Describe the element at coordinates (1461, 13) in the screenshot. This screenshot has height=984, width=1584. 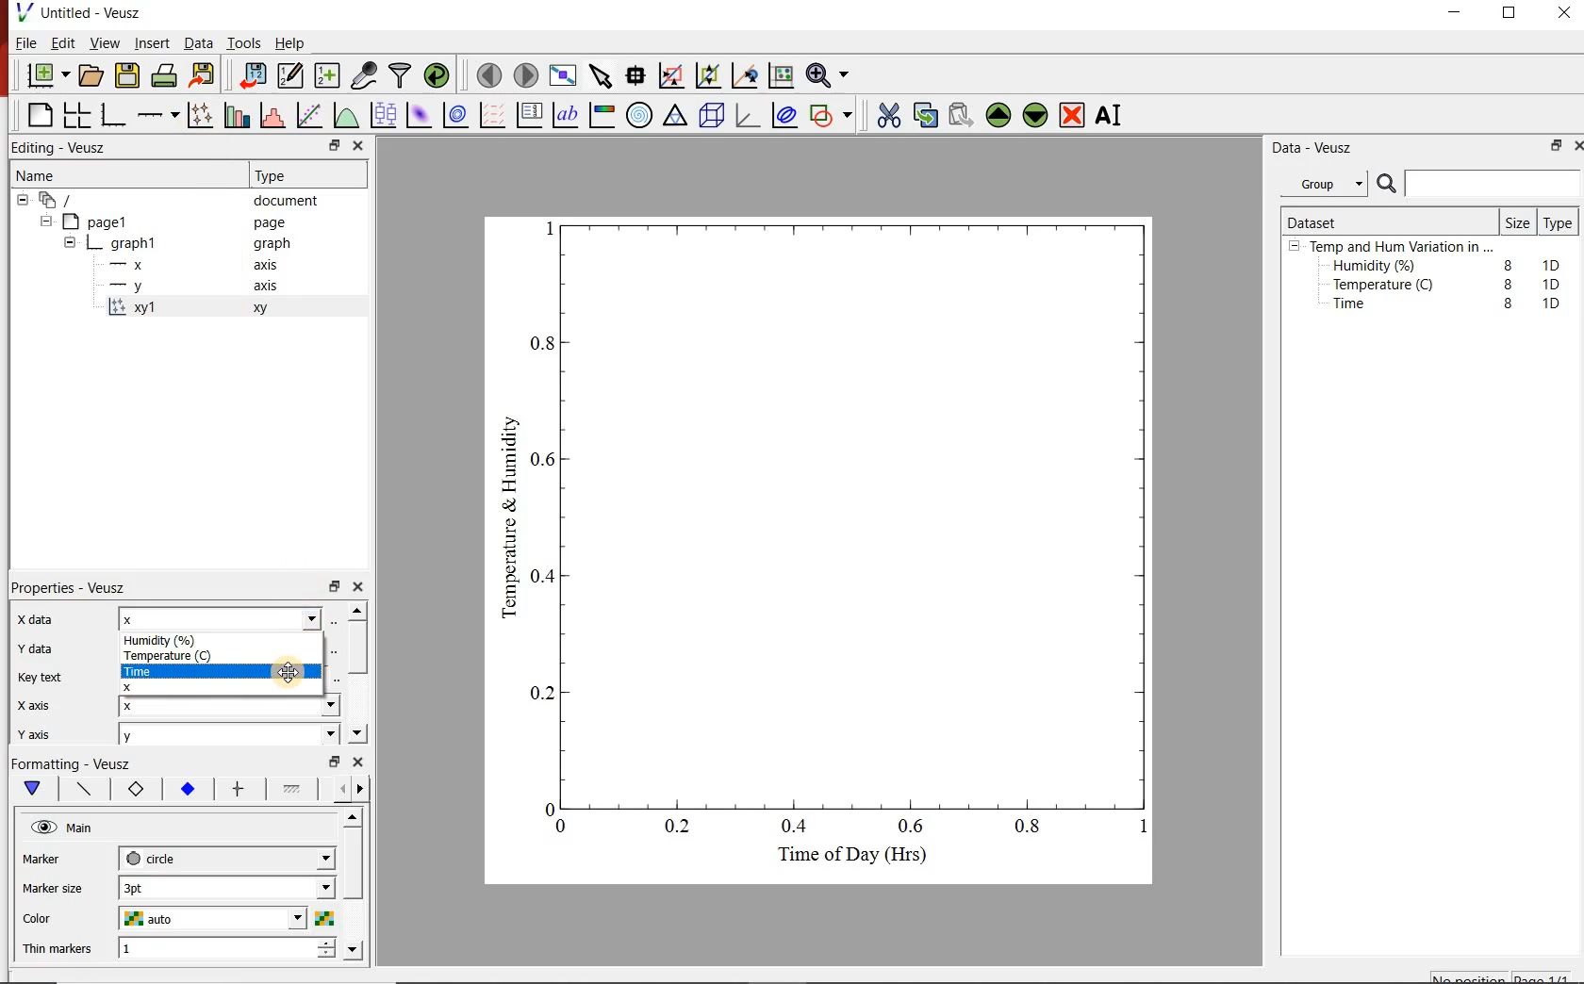
I see `minimize` at that location.